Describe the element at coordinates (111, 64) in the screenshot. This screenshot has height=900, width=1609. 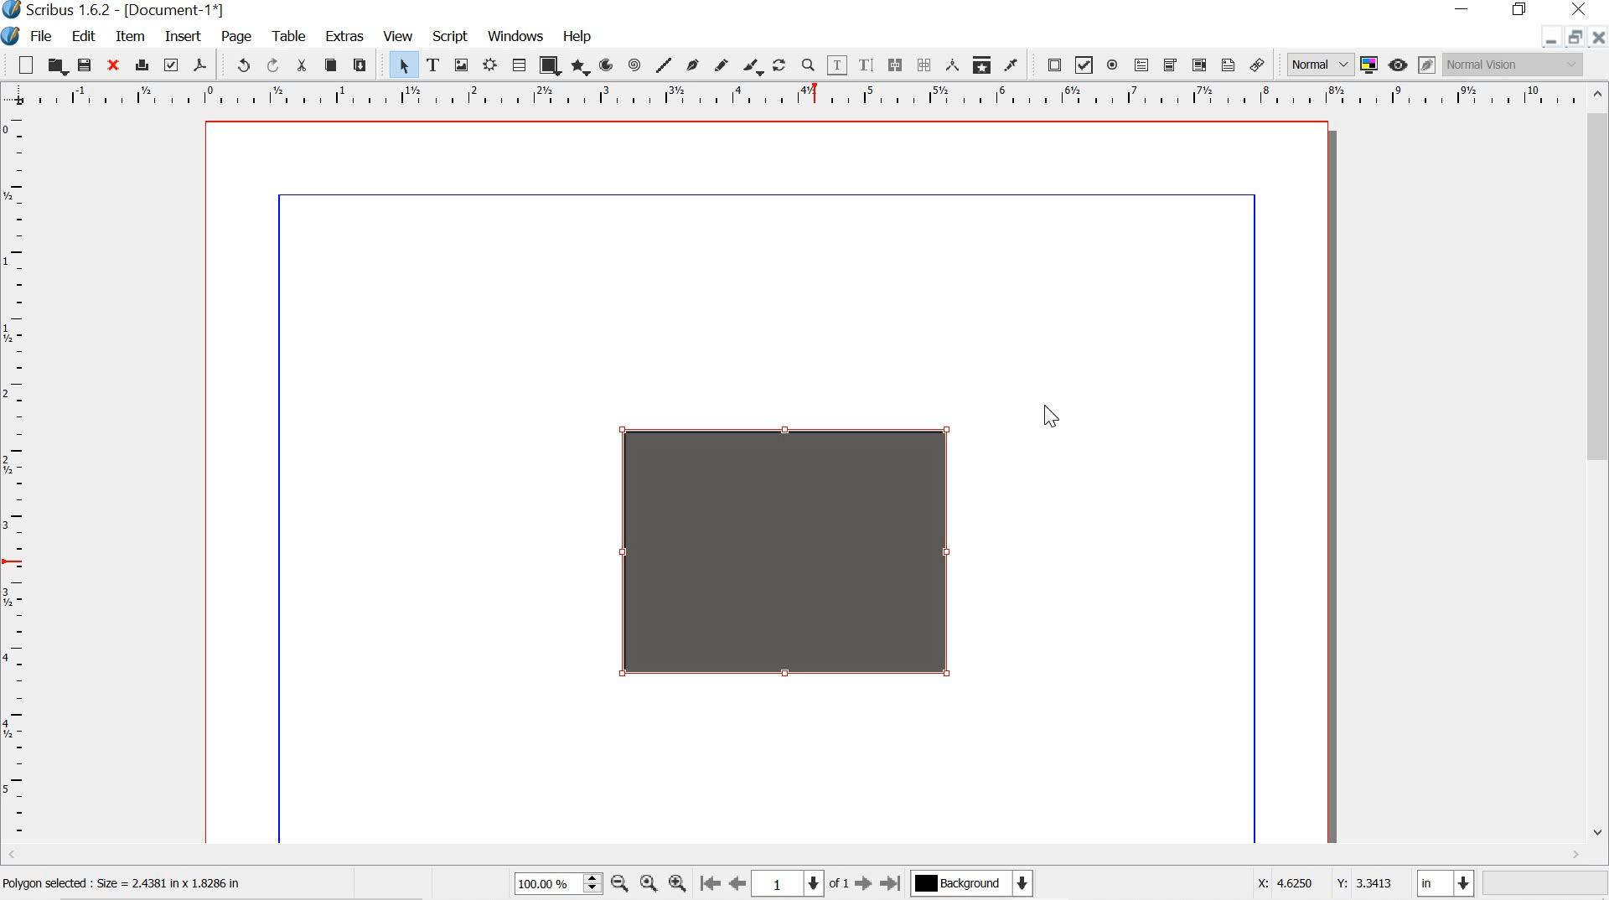
I see `close` at that location.